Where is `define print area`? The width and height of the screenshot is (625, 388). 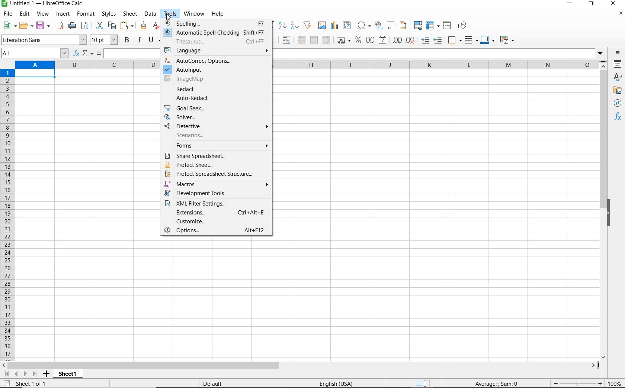 define print area is located at coordinates (417, 26).